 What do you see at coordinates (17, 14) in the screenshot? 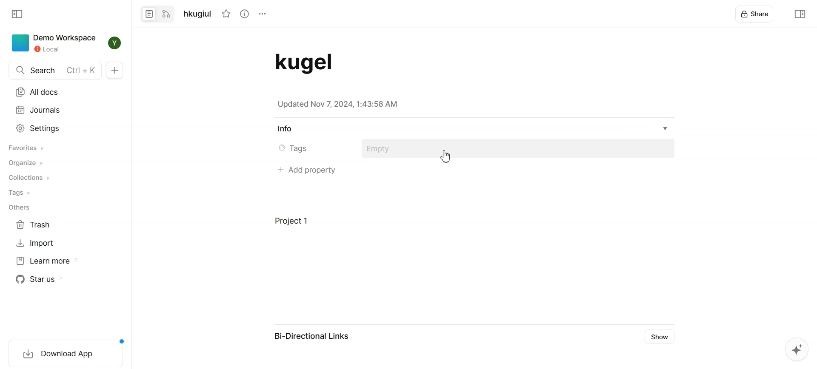
I see `Collapse sidebar` at bounding box center [17, 14].